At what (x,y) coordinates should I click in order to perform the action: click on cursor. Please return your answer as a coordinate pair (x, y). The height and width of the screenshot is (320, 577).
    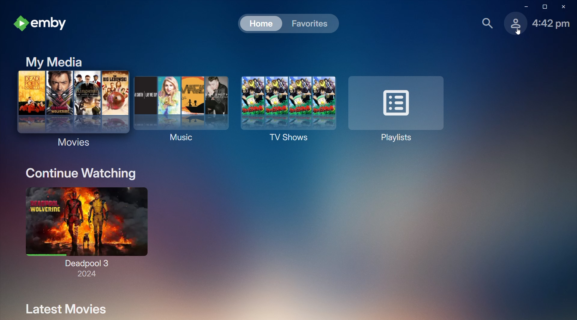
    Looking at the image, I should click on (521, 33).